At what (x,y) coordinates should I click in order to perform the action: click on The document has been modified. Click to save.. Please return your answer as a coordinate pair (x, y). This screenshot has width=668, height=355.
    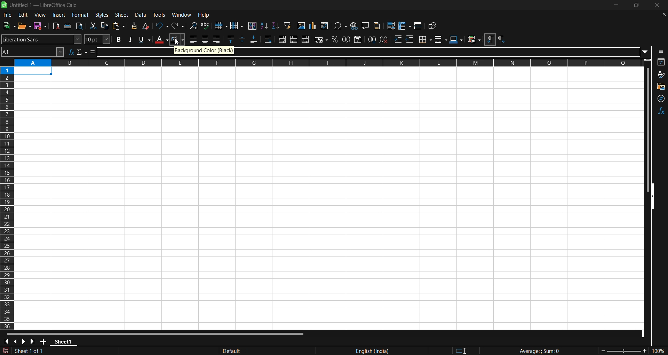
    Looking at the image, I should click on (25, 351).